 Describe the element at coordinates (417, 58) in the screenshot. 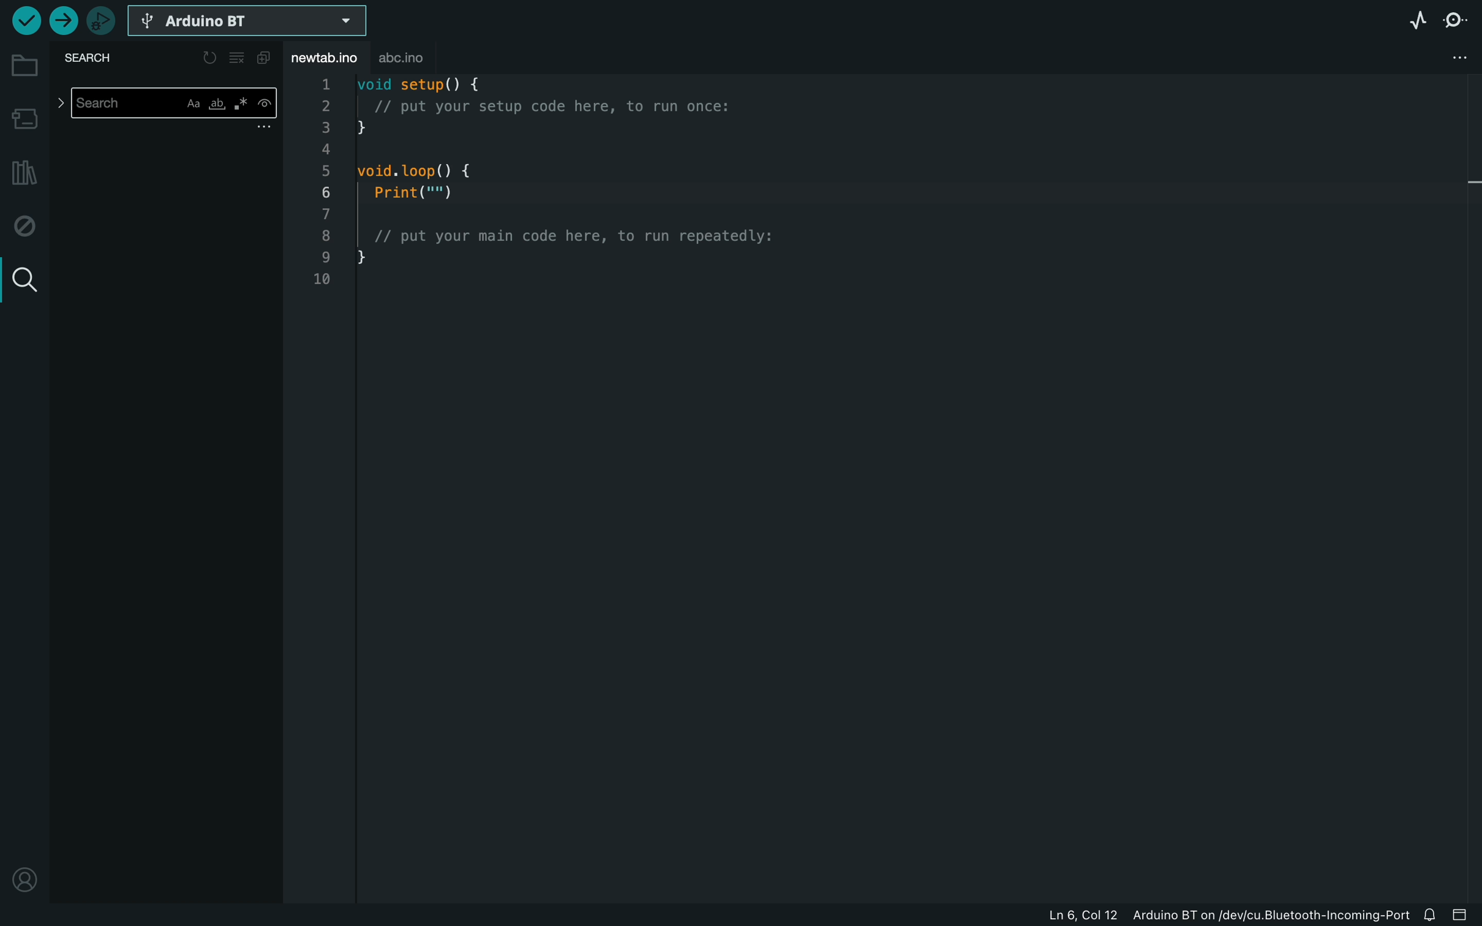

I see `abc` at that location.